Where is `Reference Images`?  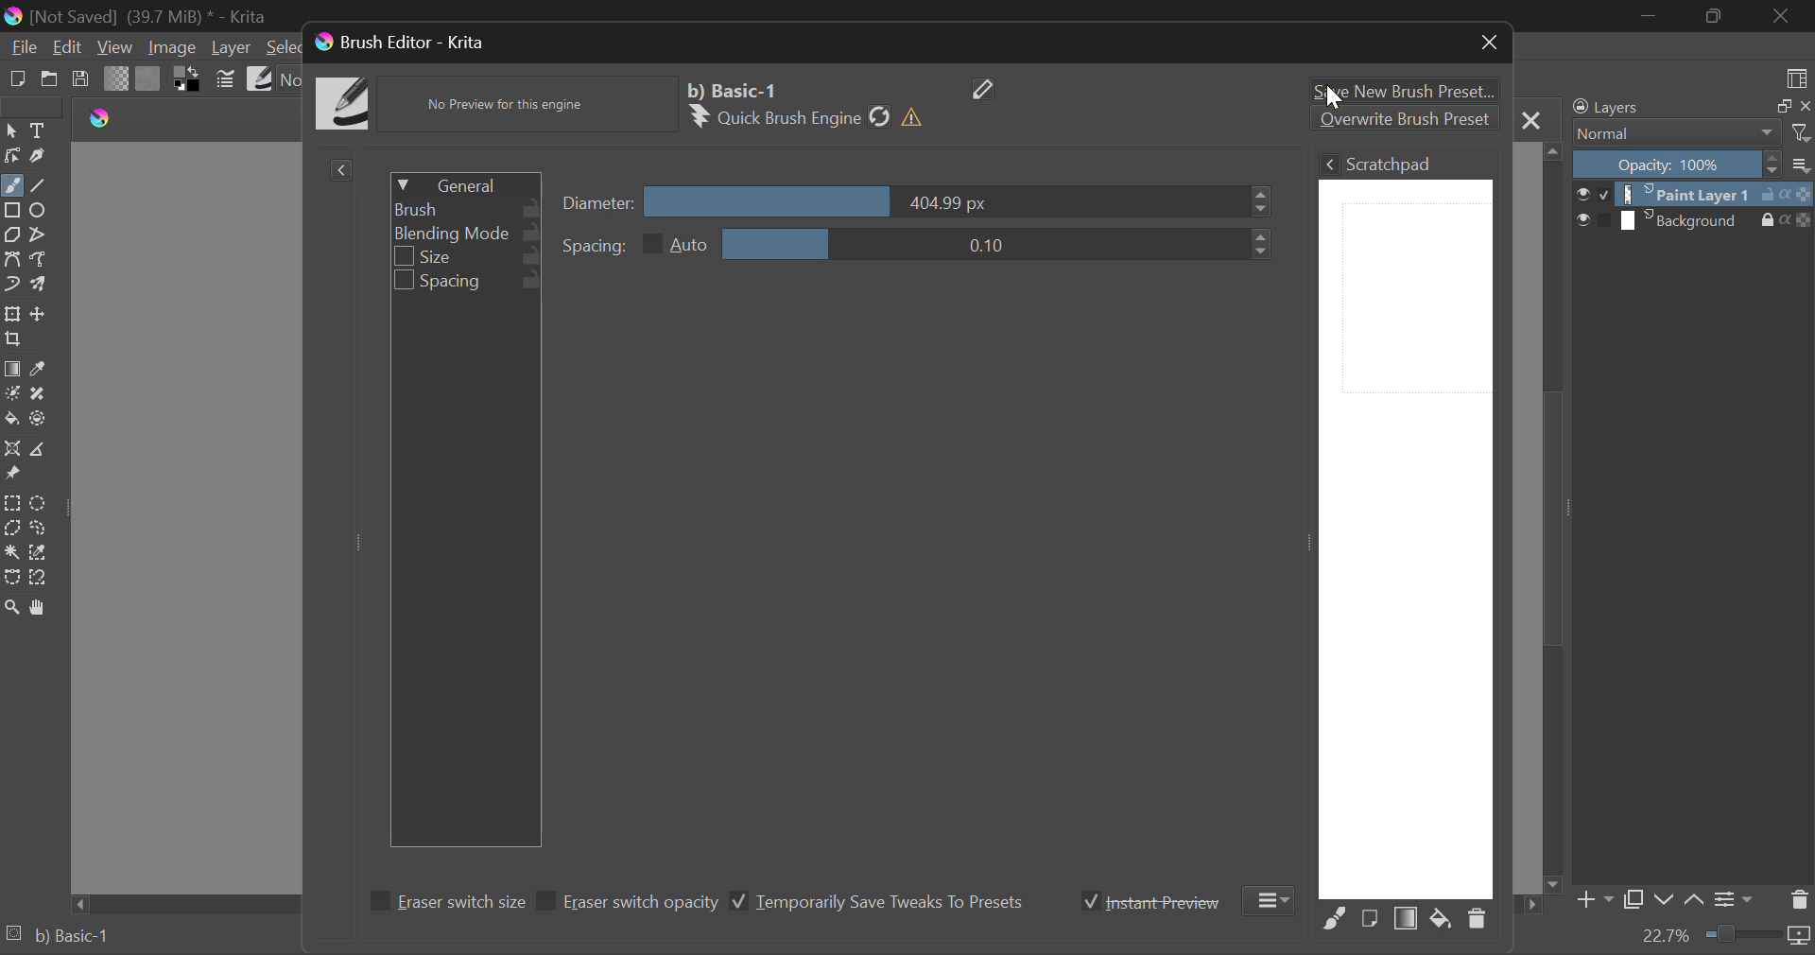 Reference Images is located at coordinates (12, 476).